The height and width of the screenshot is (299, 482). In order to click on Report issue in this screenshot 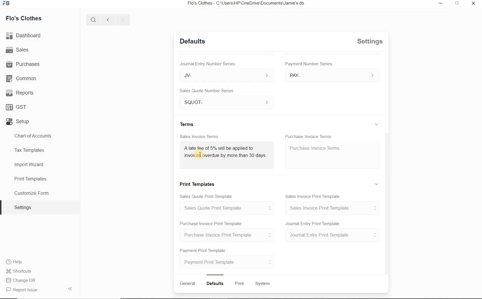, I will do `click(22, 290)`.